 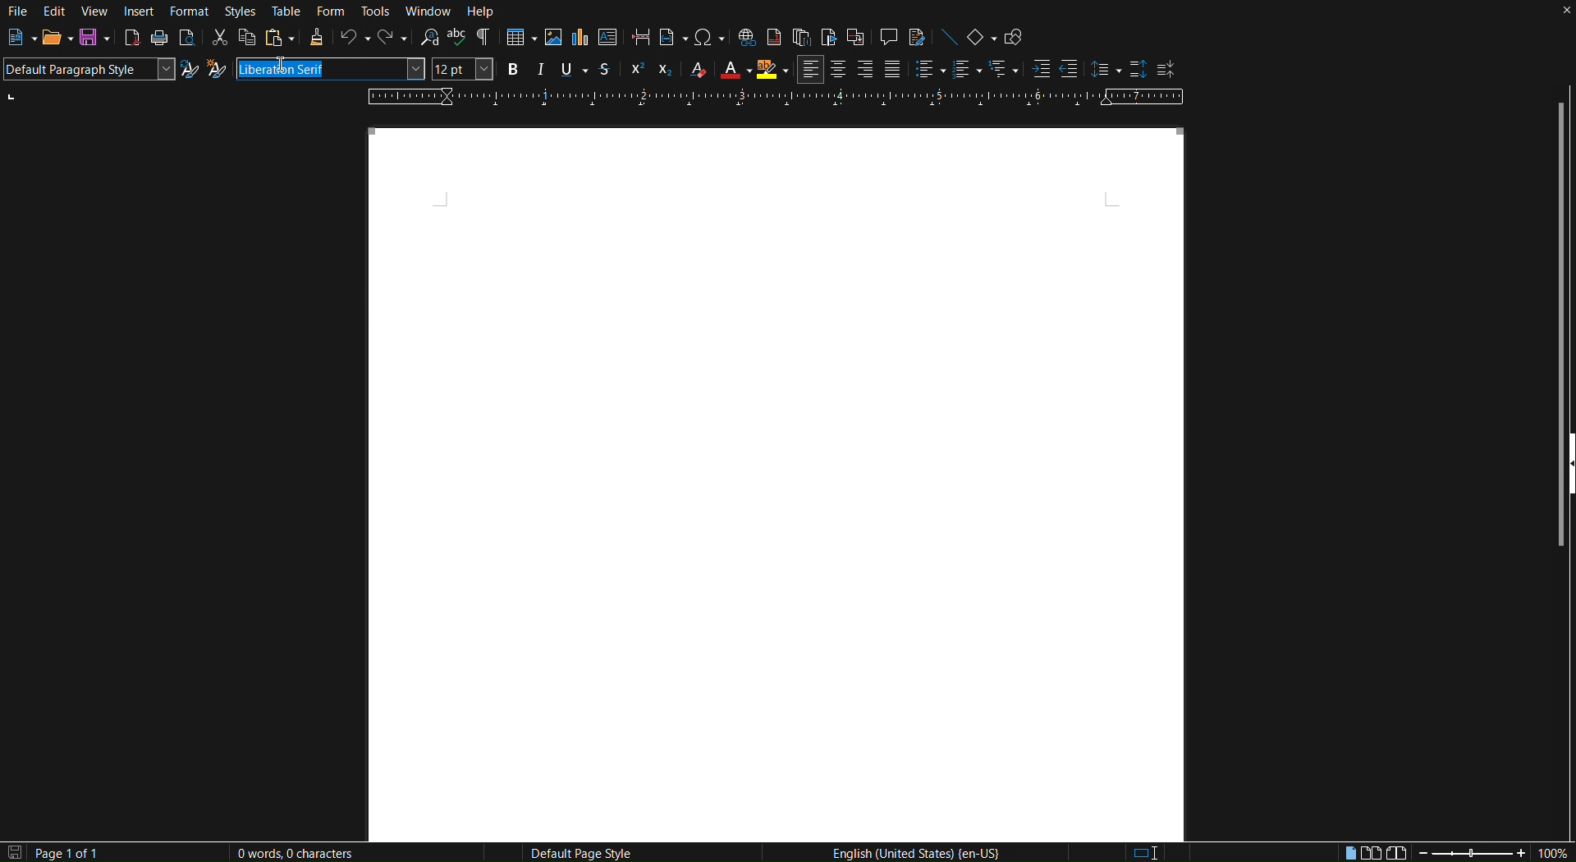 What do you see at coordinates (484, 41) in the screenshot?
I see `Toggle Formatting Marks` at bounding box center [484, 41].